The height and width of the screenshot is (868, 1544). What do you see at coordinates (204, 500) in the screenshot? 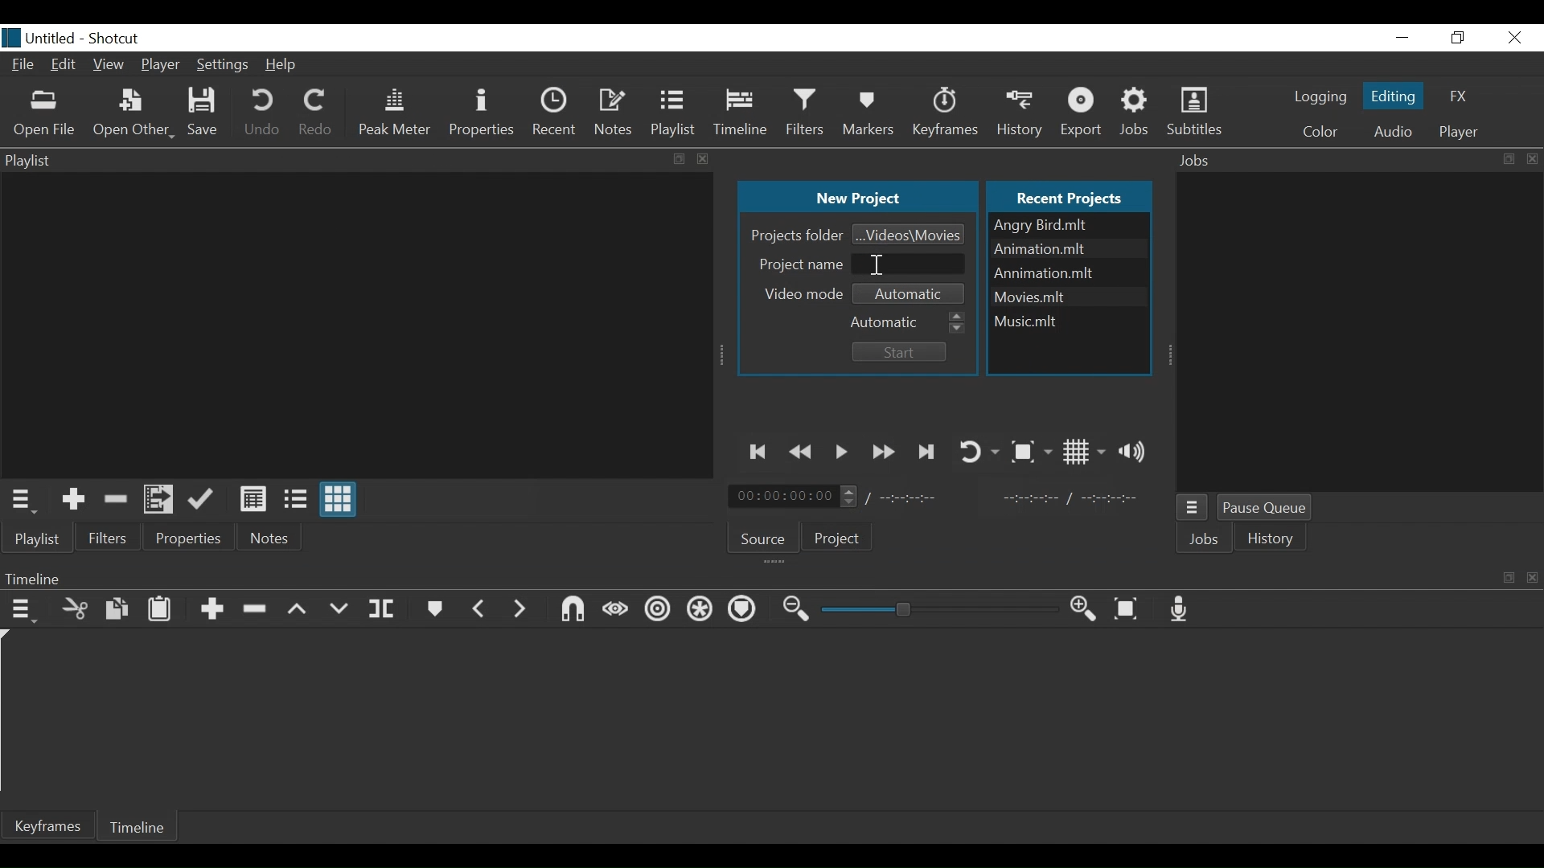
I see `Update` at bounding box center [204, 500].